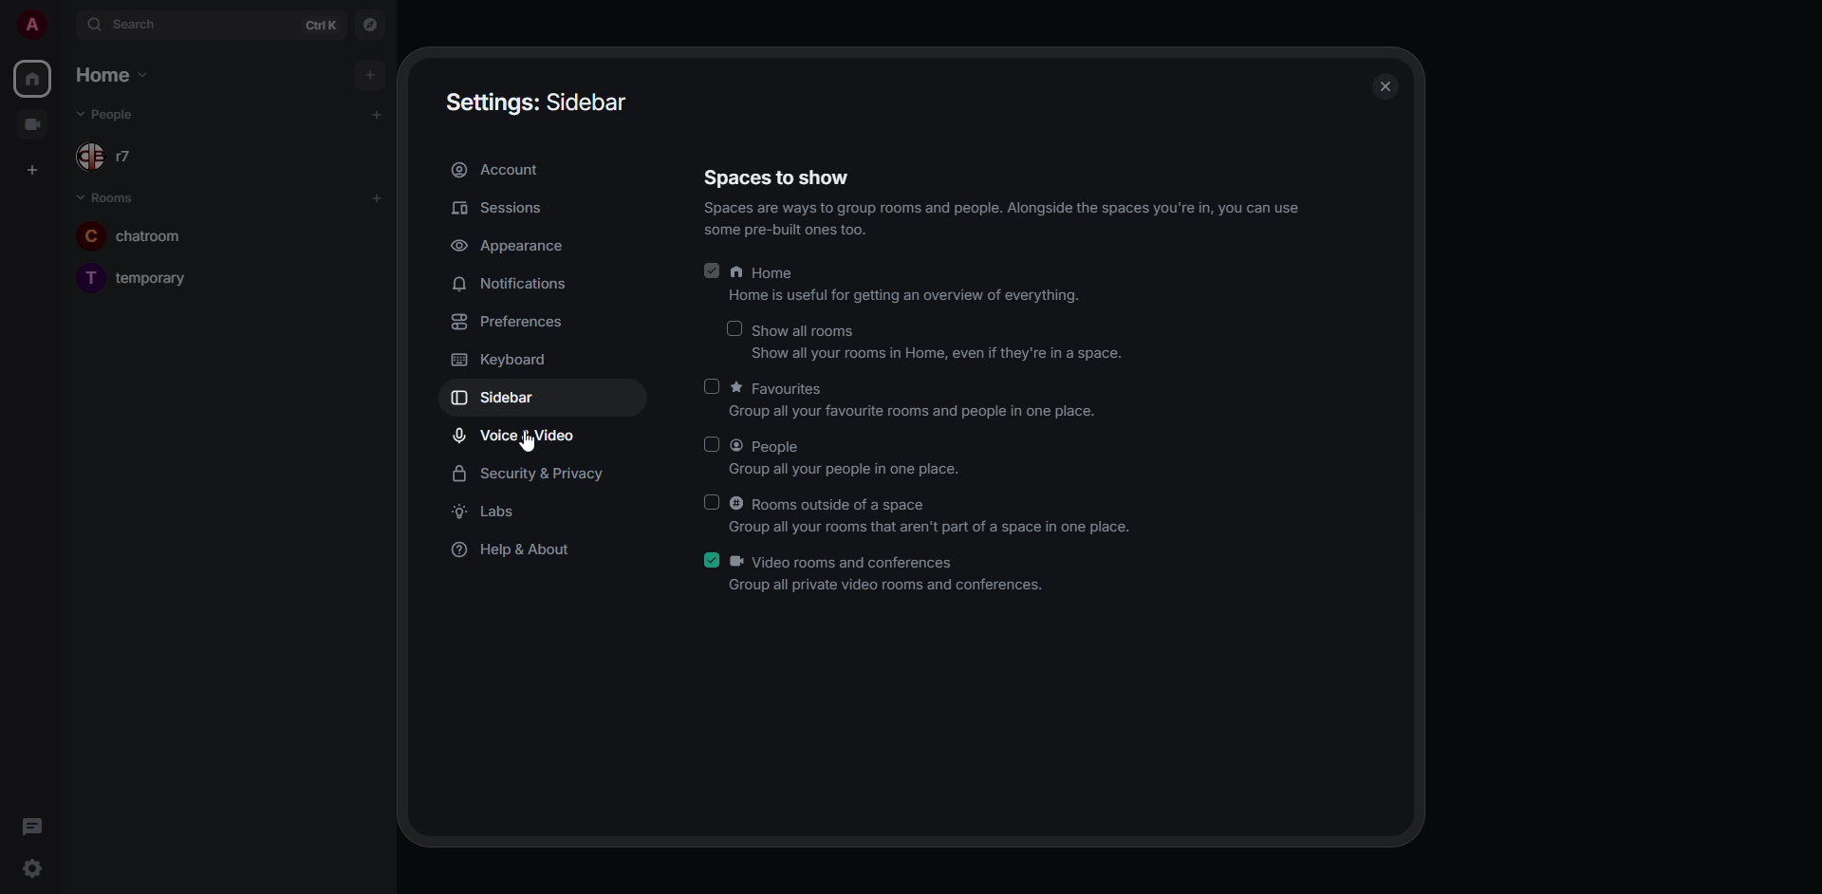 This screenshot has height=894, width=1822. Describe the element at coordinates (888, 563) in the screenshot. I see `video rooms and conferences` at that location.